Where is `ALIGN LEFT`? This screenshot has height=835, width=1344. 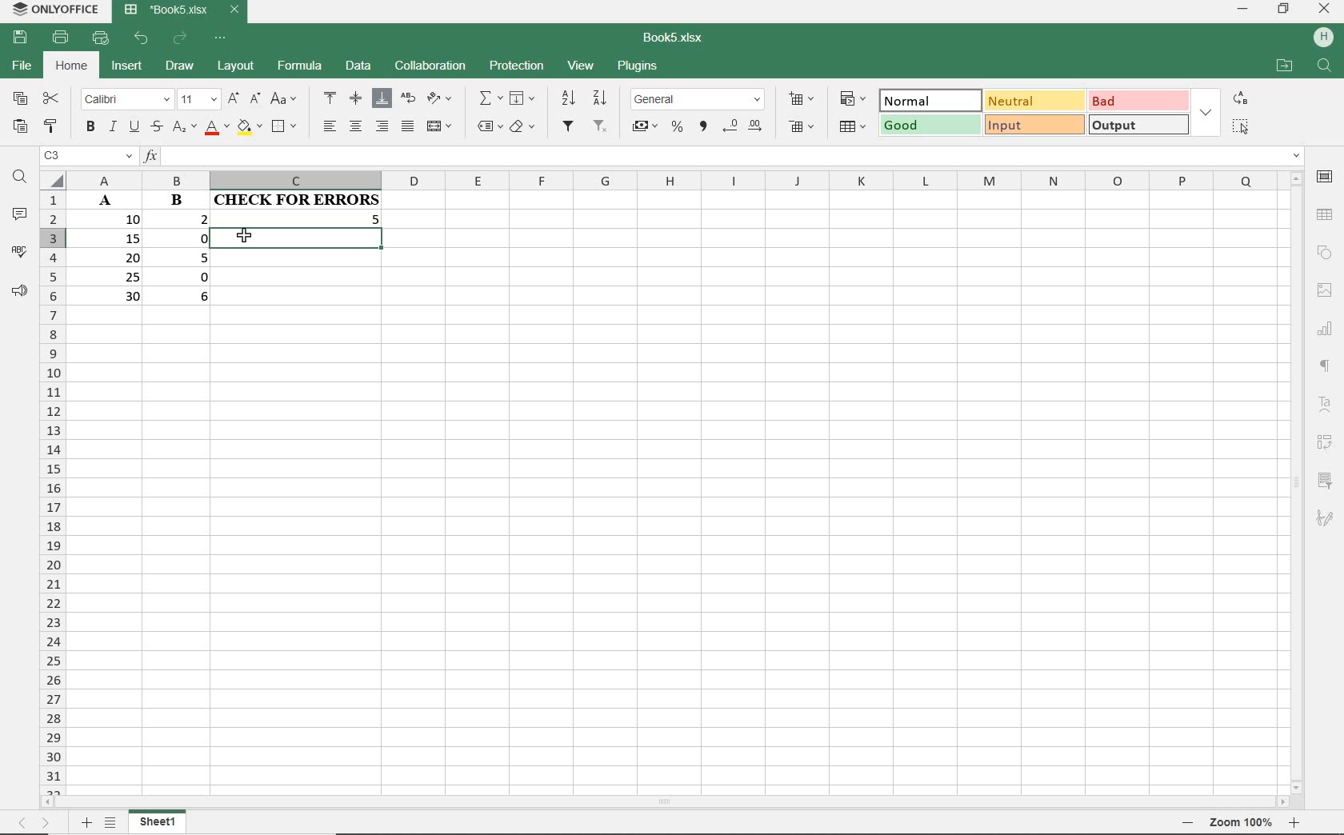 ALIGN LEFT is located at coordinates (330, 126).